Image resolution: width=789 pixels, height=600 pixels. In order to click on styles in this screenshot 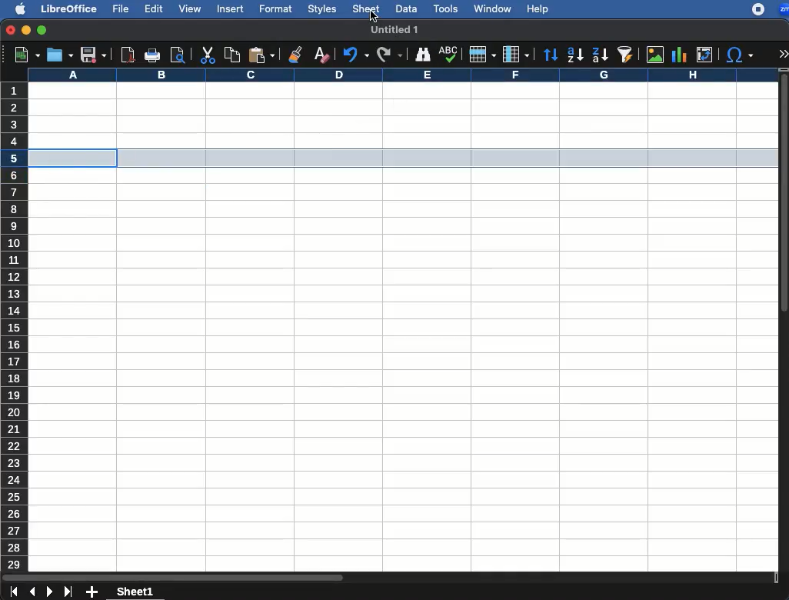, I will do `click(323, 9)`.